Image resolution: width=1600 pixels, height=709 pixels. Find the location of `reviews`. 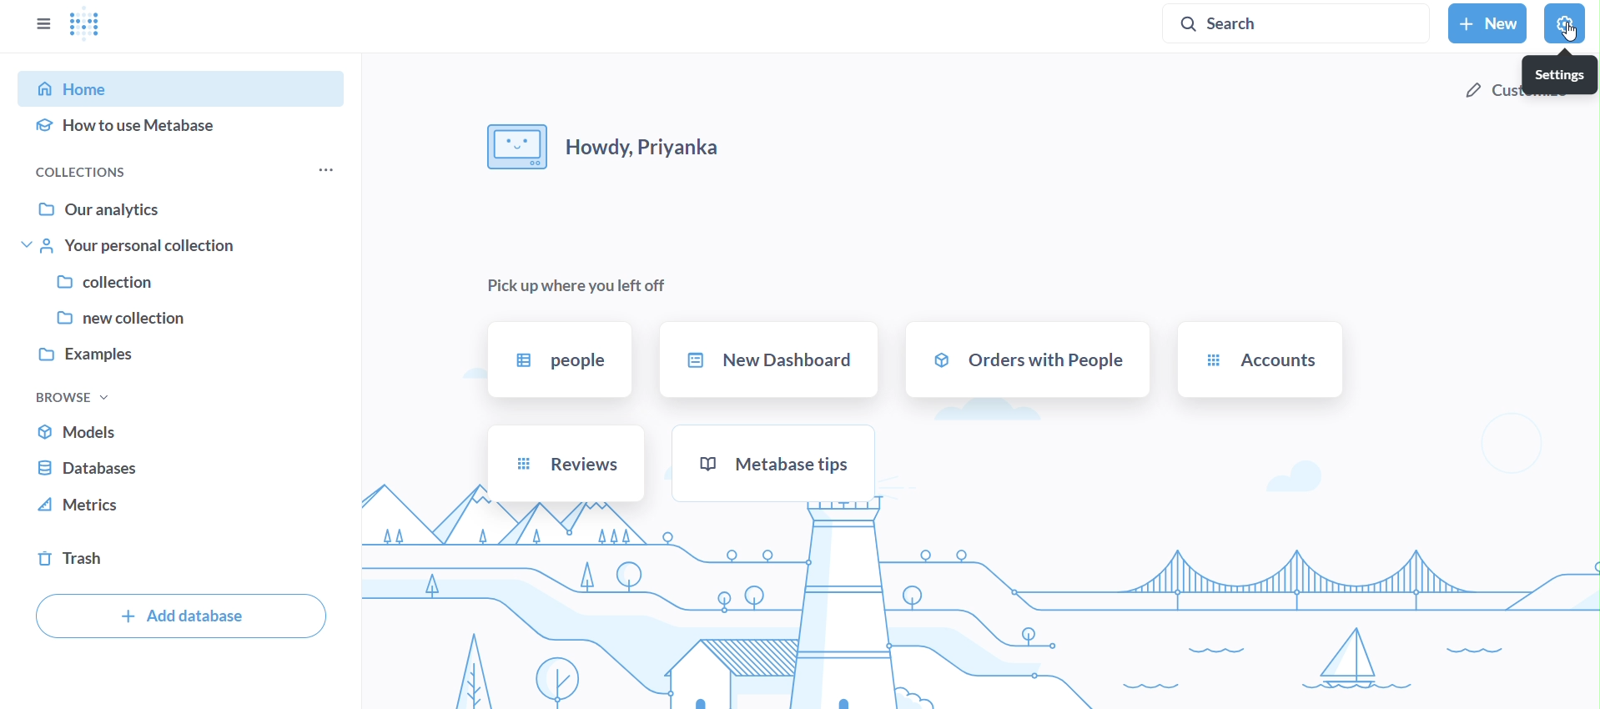

reviews is located at coordinates (564, 464).